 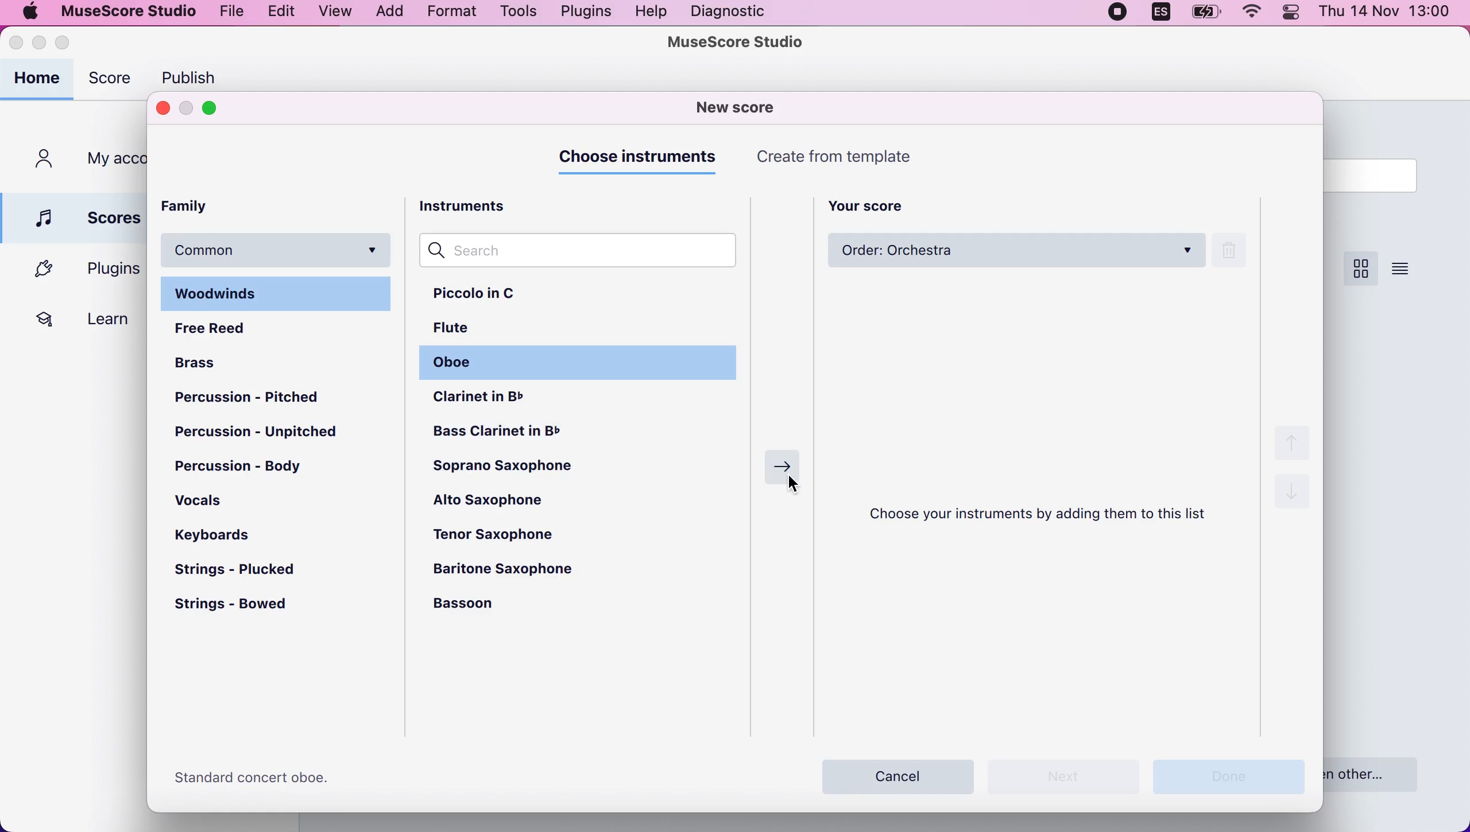 What do you see at coordinates (476, 208) in the screenshot?
I see `instruments` at bounding box center [476, 208].